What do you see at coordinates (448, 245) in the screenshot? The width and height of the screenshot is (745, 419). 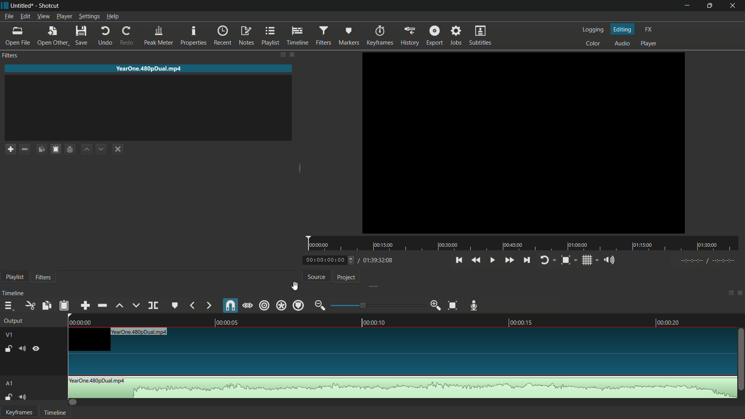 I see `00:30:00` at bounding box center [448, 245].